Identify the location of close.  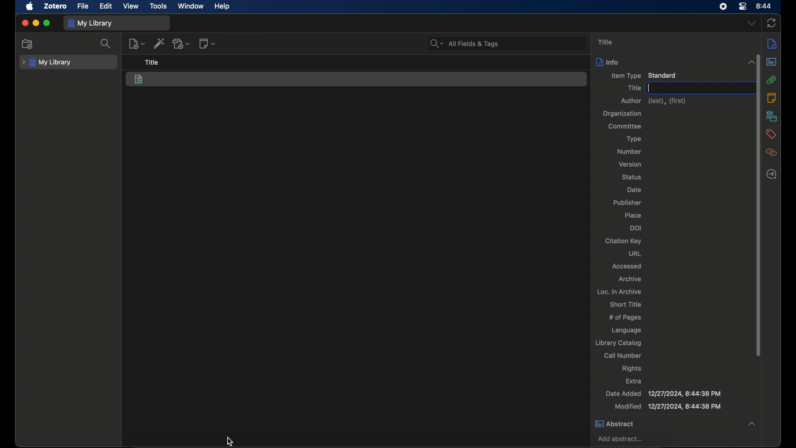
(24, 23).